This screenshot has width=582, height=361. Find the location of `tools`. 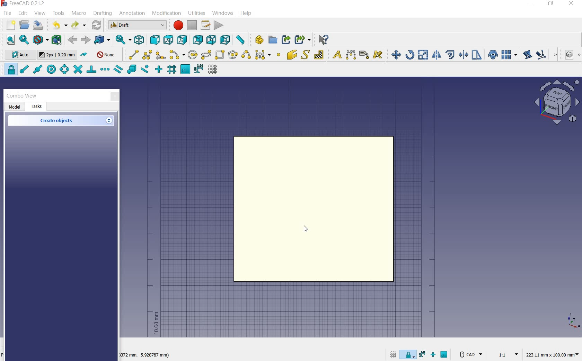

tools is located at coordinates (59, 13).